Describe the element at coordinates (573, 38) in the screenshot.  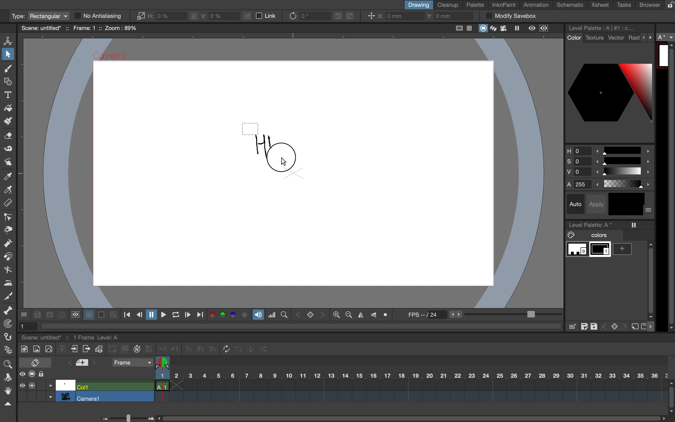
I see `color` at that location.